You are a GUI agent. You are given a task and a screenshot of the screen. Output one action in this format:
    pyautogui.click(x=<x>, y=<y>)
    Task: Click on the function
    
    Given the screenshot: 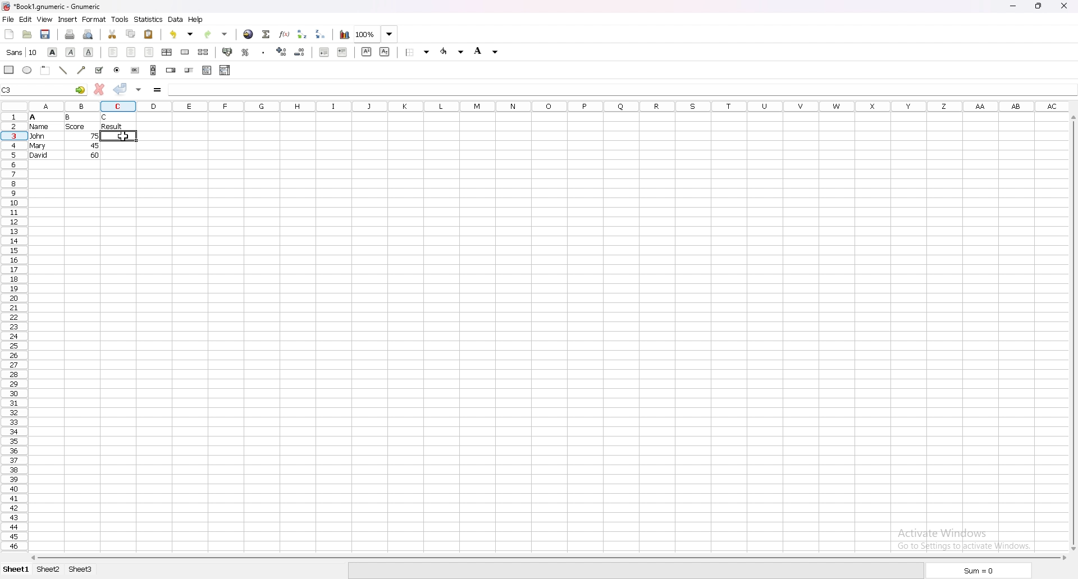 What is the action you would take?
    pyautogui.click(x=284, y=35)
    